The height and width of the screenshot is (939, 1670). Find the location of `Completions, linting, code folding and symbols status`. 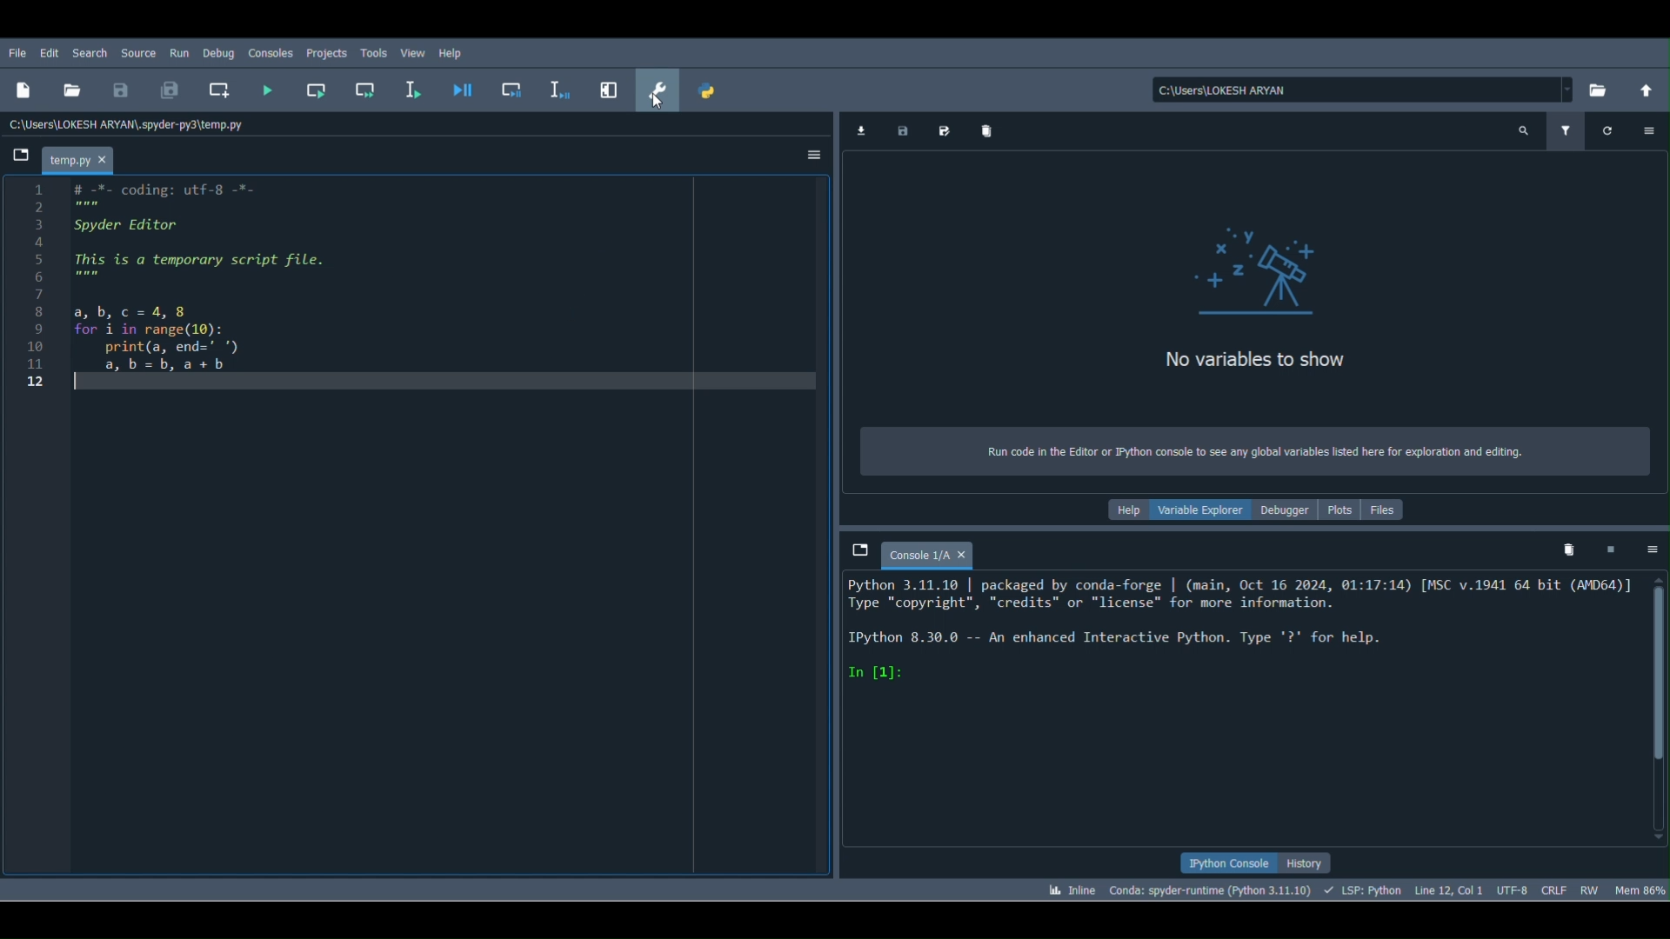

Completions, linting, code folding and symbols status is located at coordinates (1366, 889).